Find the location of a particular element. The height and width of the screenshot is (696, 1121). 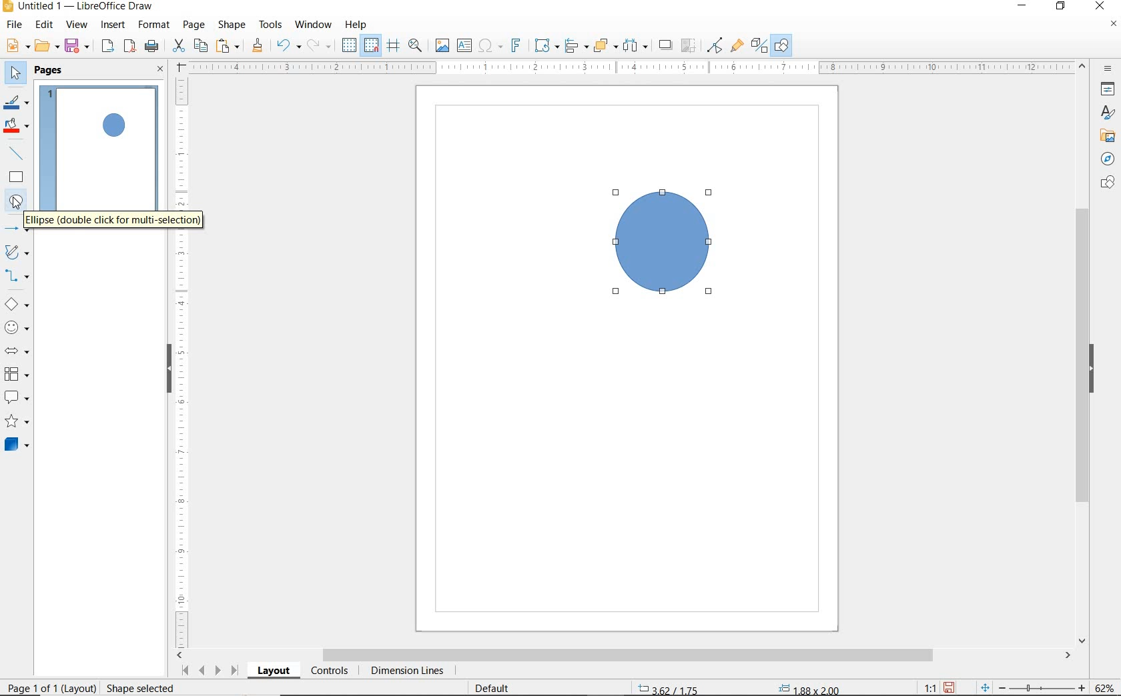

PAGES is located at coordinates (50, 70).